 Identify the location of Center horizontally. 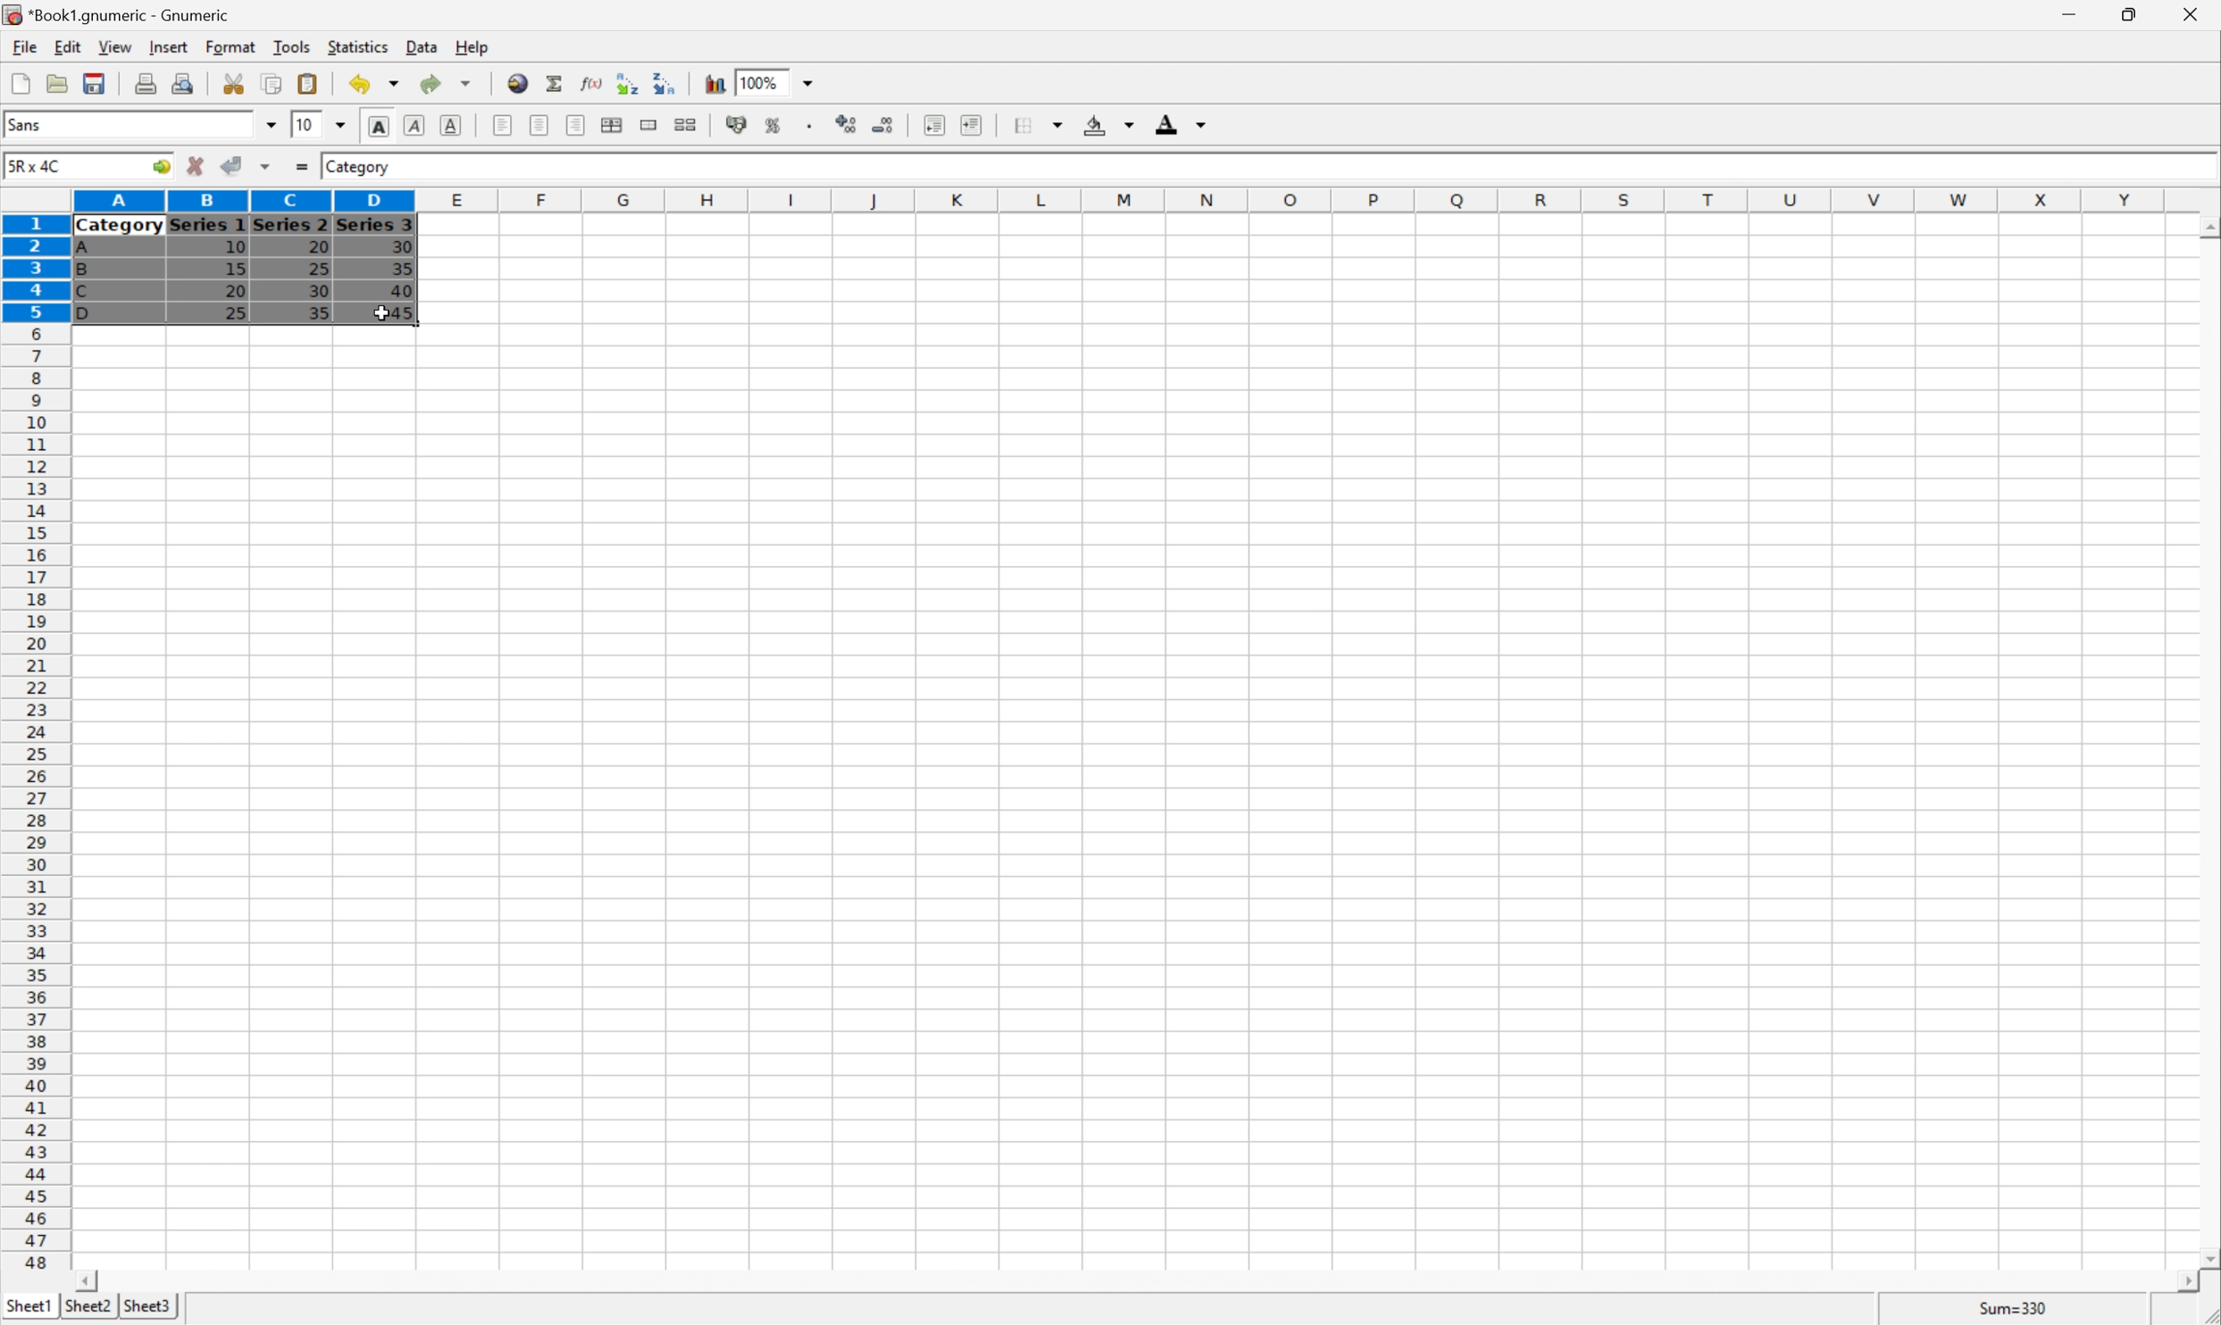
(540, 123).